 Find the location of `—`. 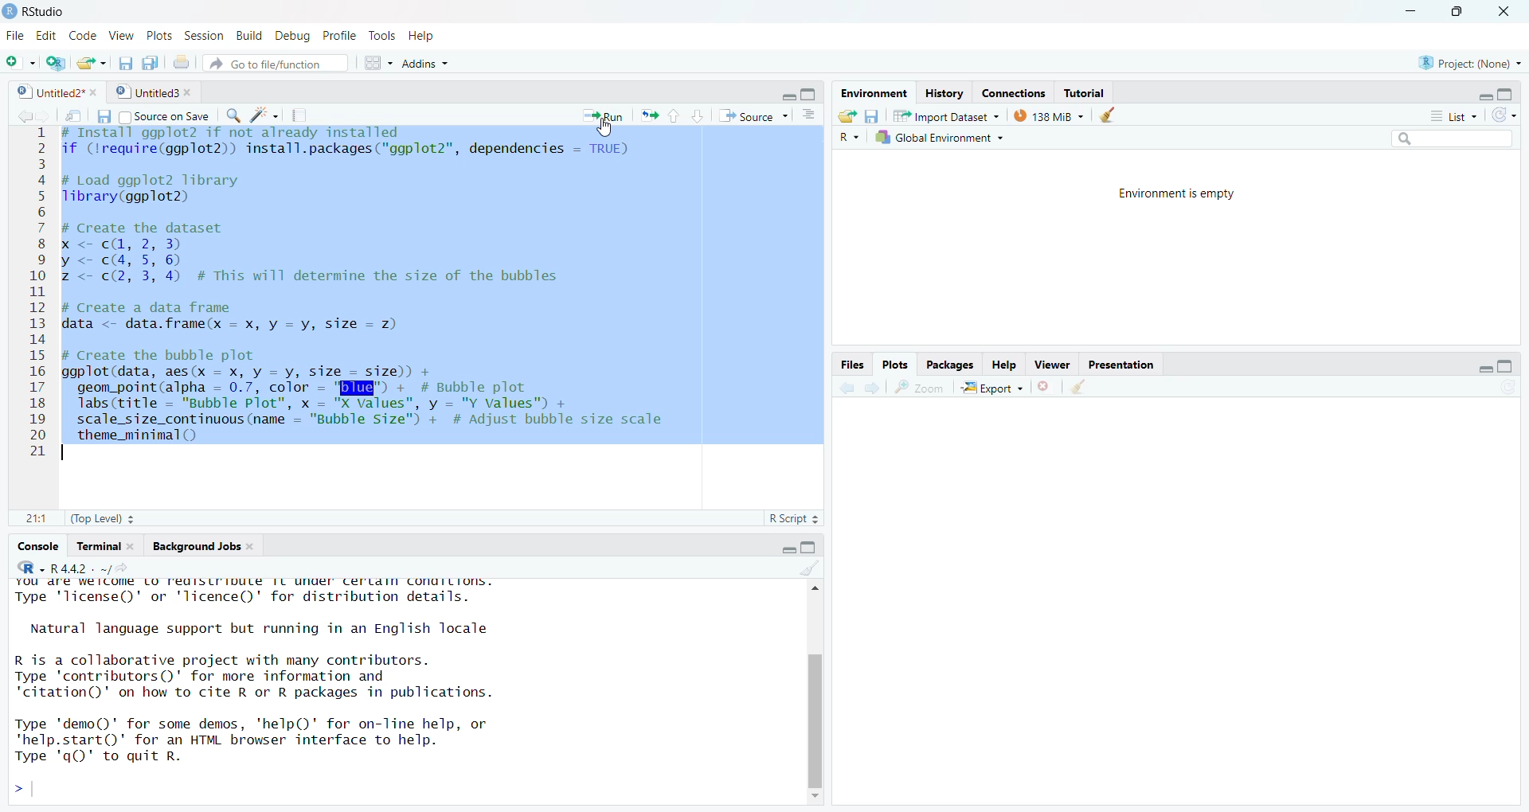

— is located at coordinates (1055, 363).